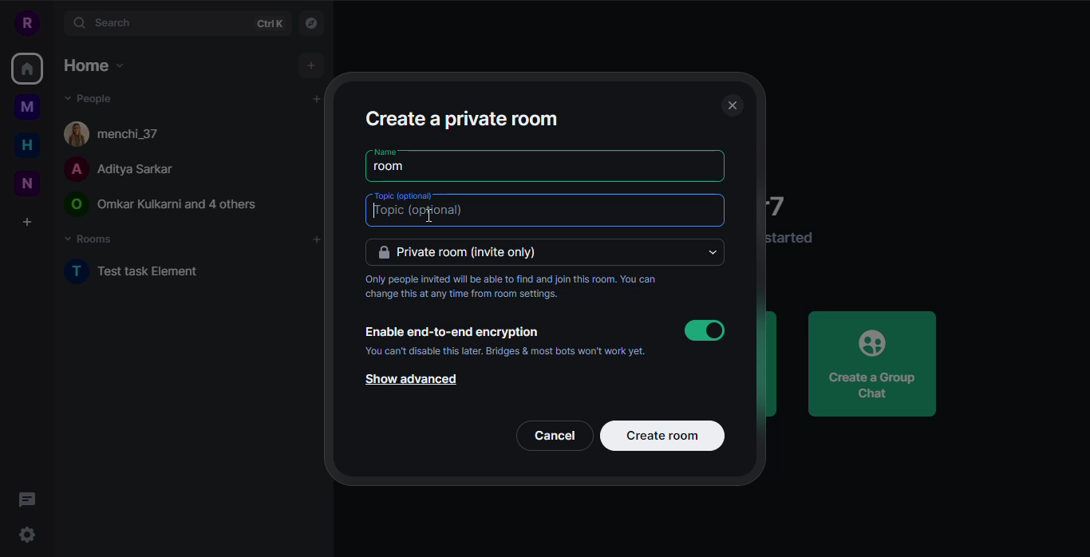  Describe the element at coordinates (731, 106) in the screenshot. I see `close` at that location.